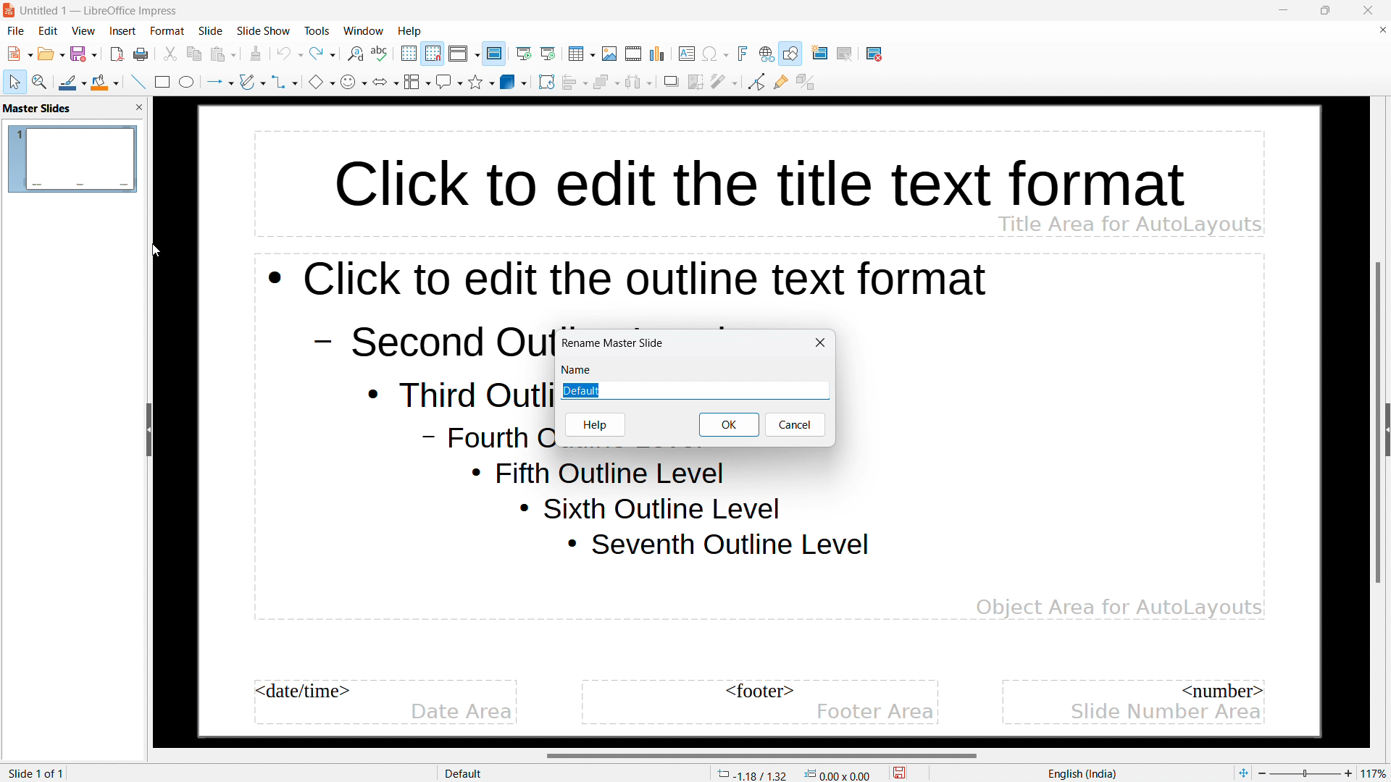  What do you see at coordinates (138, 81) in the screenshot?
I see `insert line` at bounding box center [138, 81].